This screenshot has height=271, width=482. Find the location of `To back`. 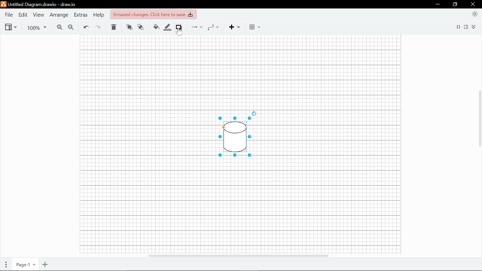

To back is located at coordinates (140, 27).